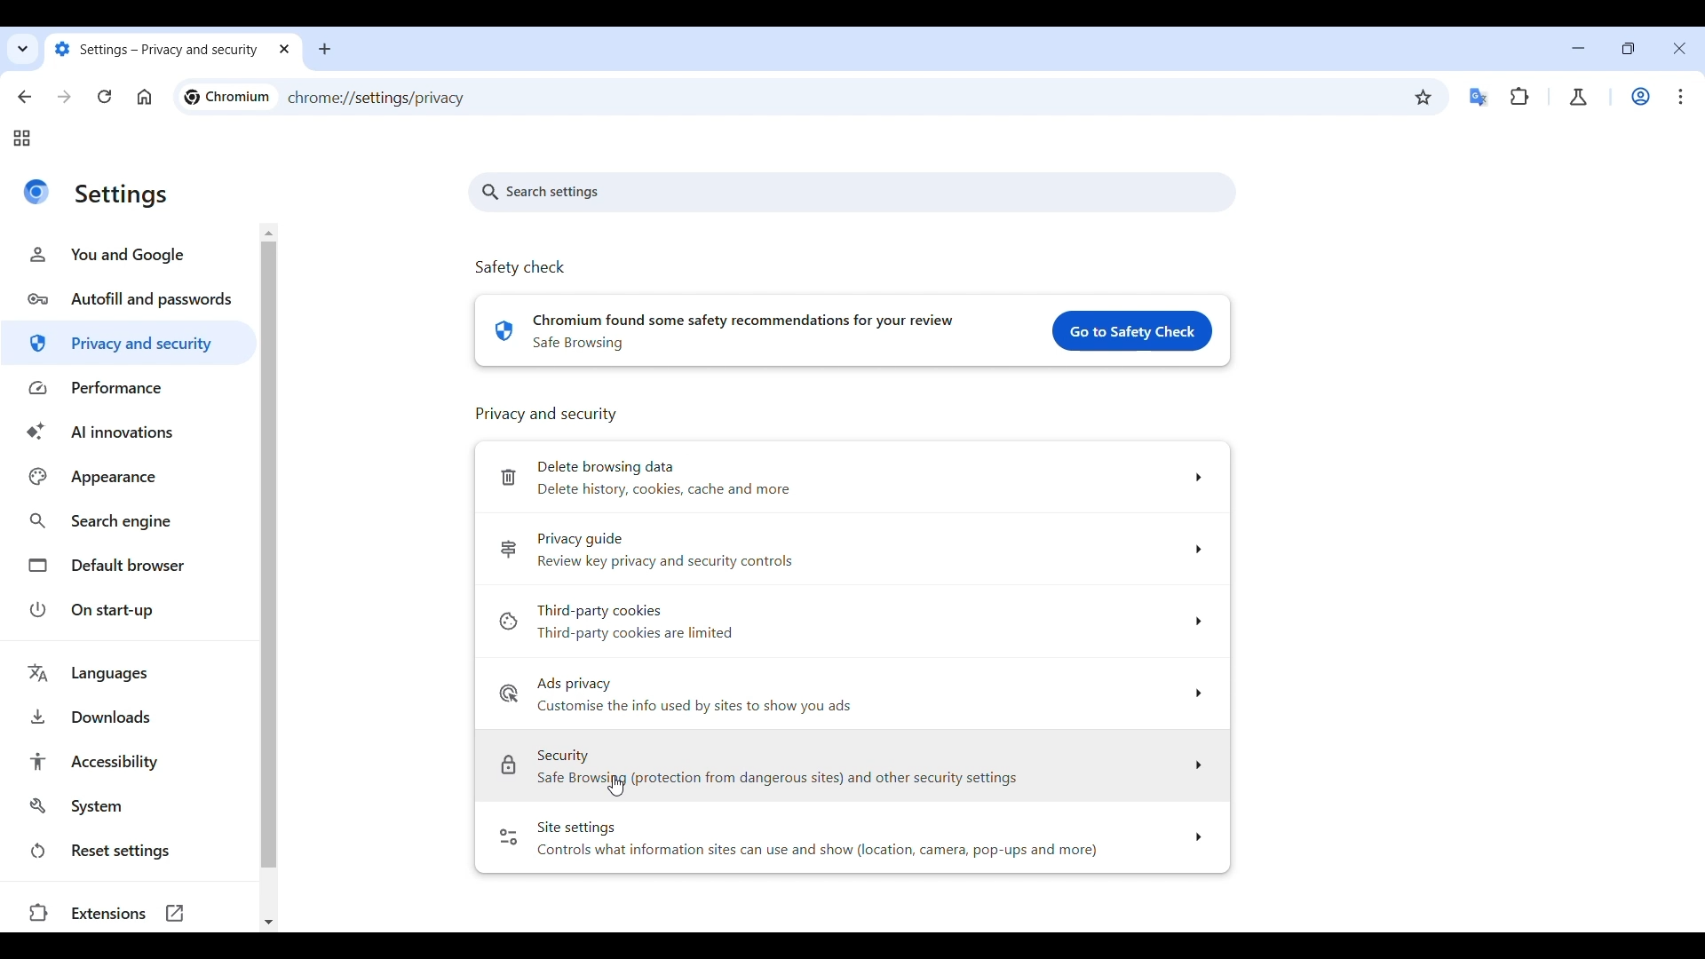 The height and width of the screenshot is (959, 1705). I want to click on Customize and control Chromium highlighted, so click(1681, 97).